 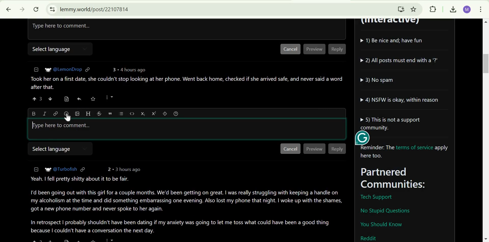 What do you see at coordinates (142, 113) in the screenshot?
I see `subscript` at bounding box center [142, 113].